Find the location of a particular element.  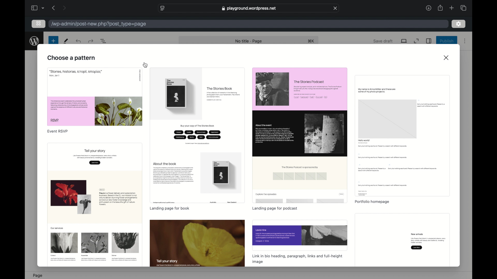

website settings is located at coordinates (162, 8).